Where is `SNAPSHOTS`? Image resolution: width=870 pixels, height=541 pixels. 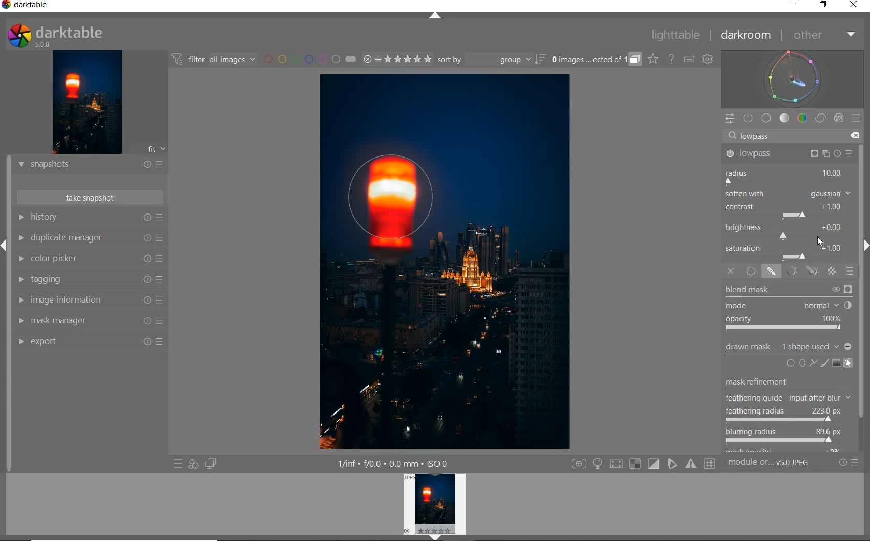 SNAPSHOTS is located at coordinates (91, 164).